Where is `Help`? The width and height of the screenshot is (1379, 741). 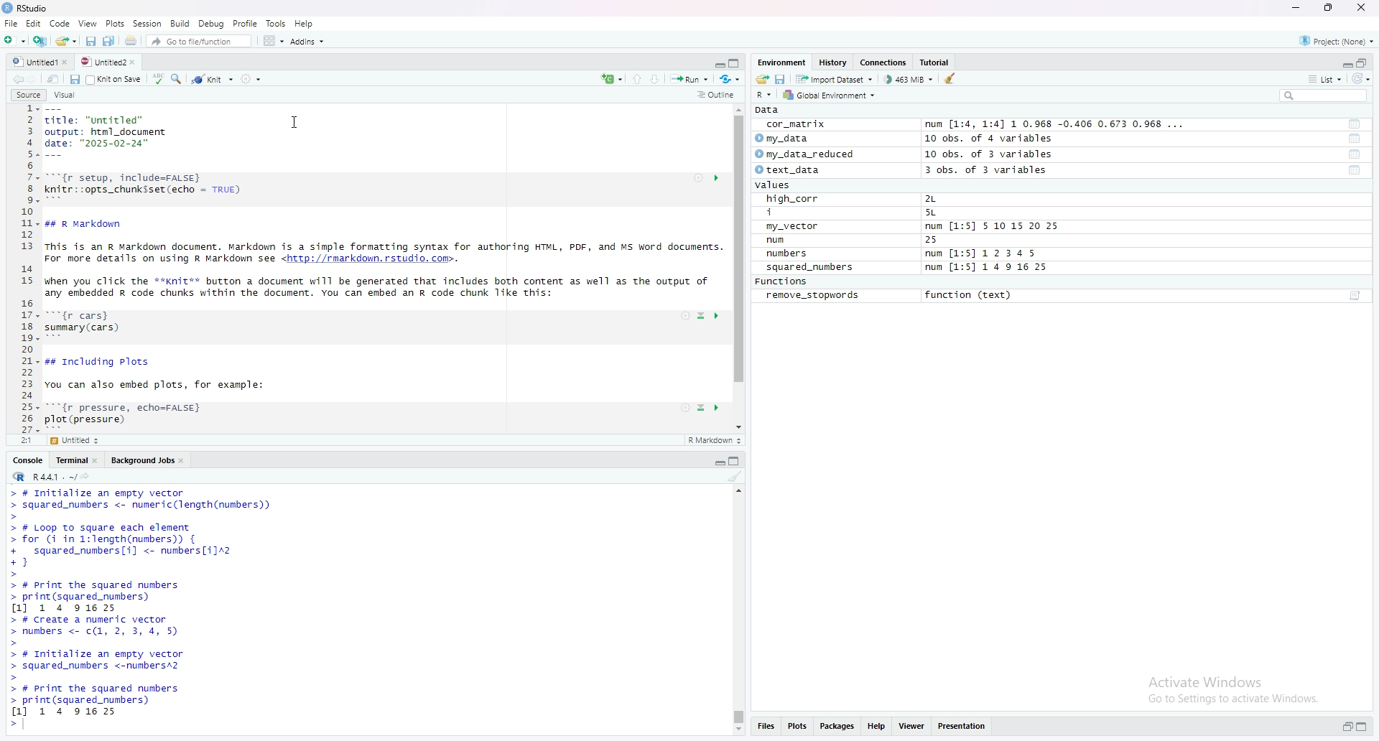 Help is located at coordinates (878, 728).